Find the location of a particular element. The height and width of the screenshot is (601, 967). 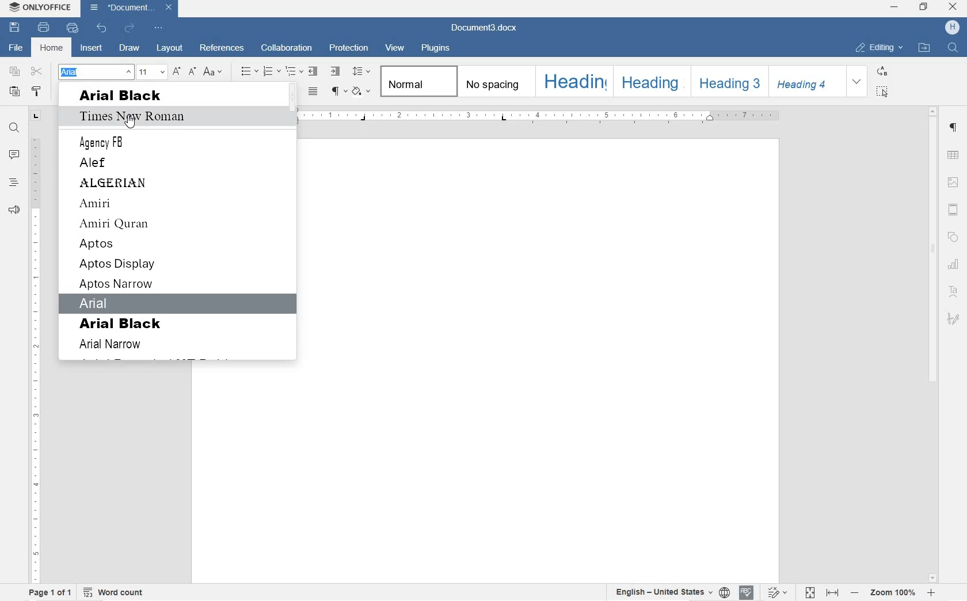

SET TEXT OR DOCUMENT LANGUAGE is located at coordinates (670, 591).